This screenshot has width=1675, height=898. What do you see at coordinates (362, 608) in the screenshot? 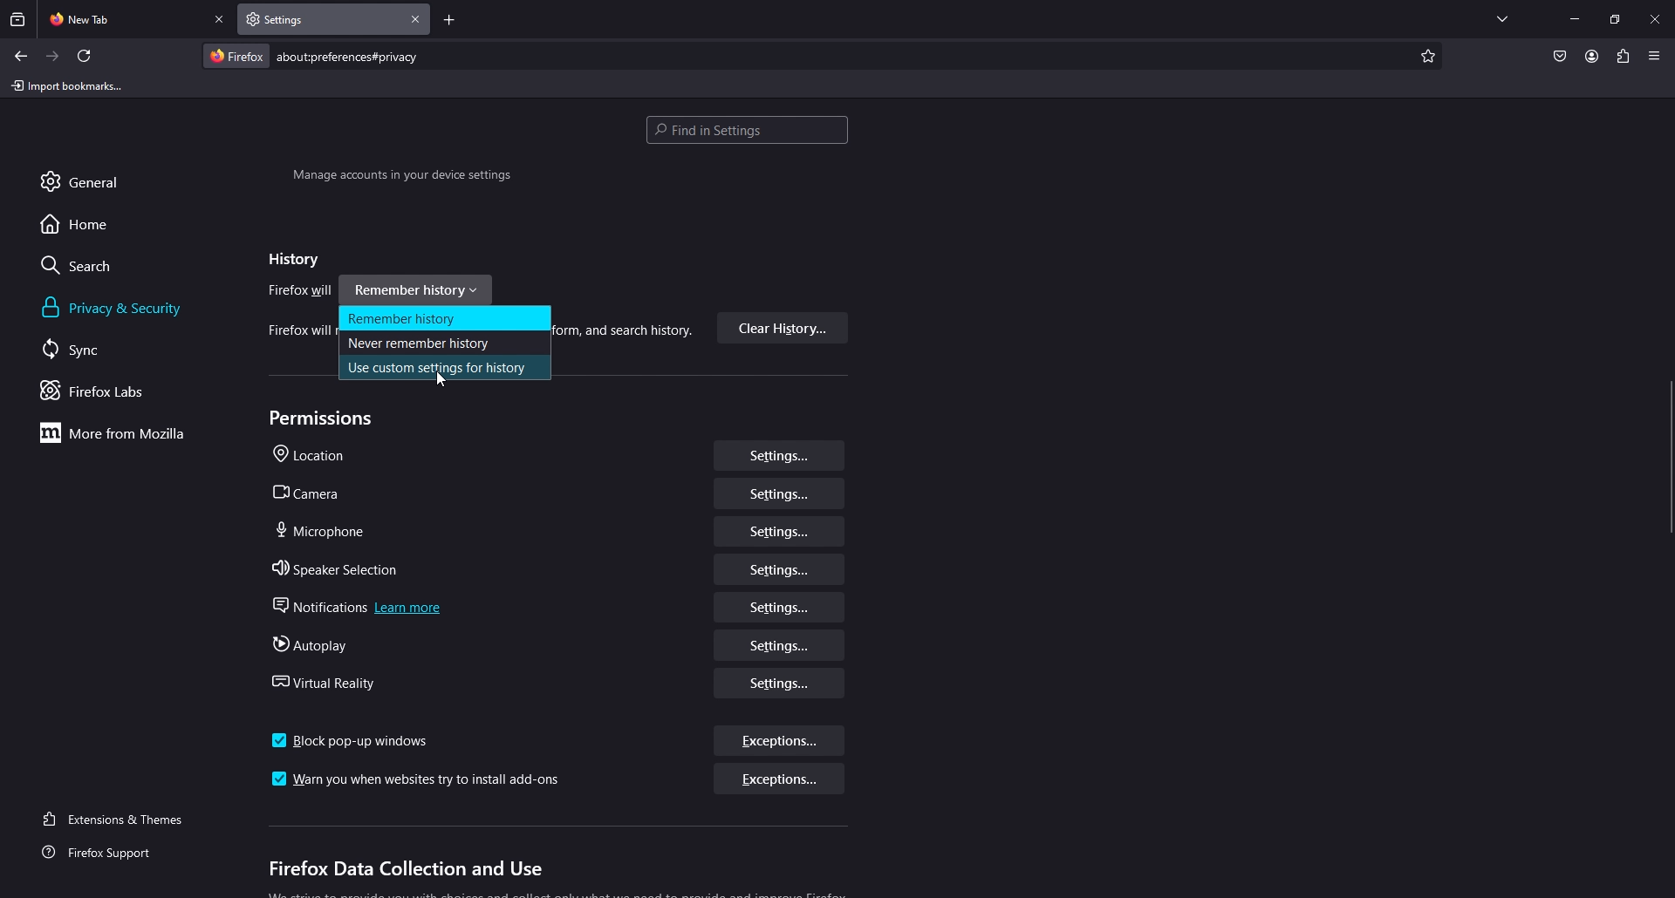
I see `notifications` at bounding box center [362, 608].